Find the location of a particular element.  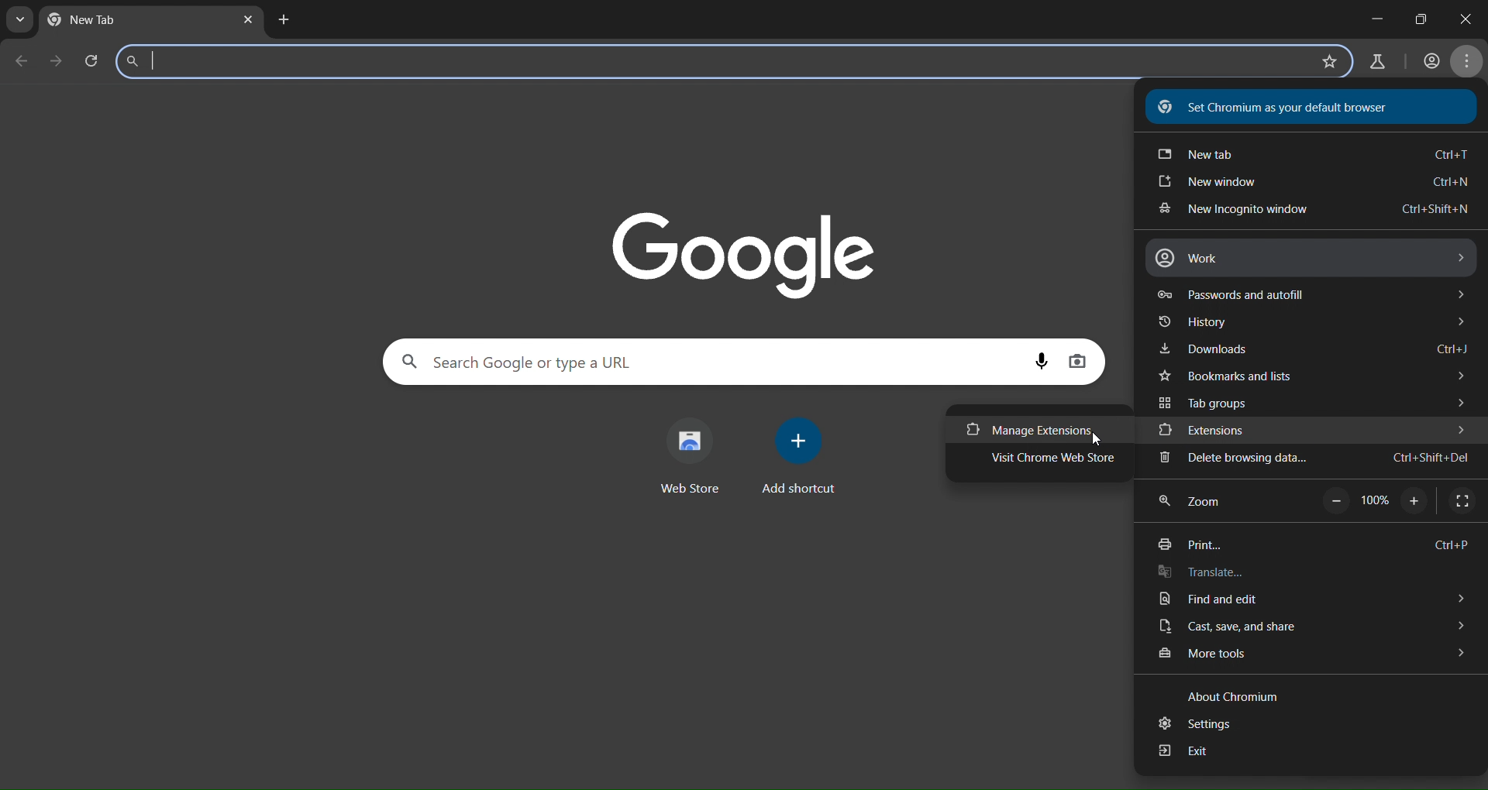

go forward one page is located at coordinates (59, 61).